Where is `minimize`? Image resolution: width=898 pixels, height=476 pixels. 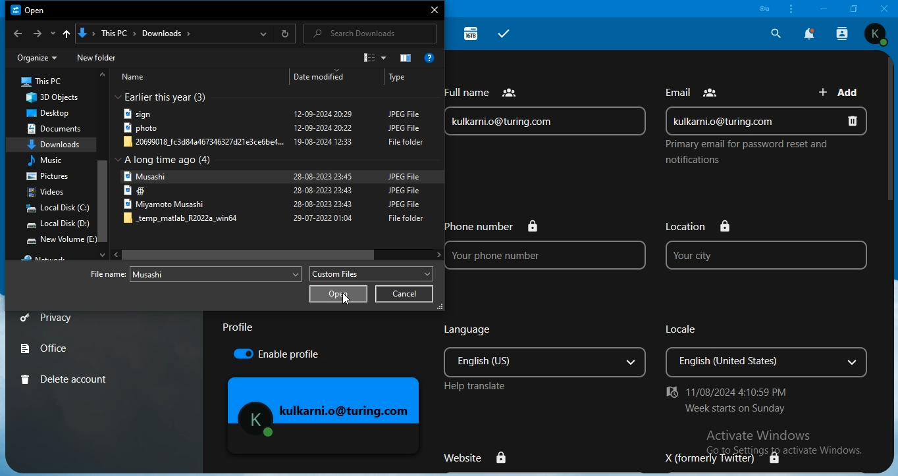
minimize is located at coordinates (822, 9).